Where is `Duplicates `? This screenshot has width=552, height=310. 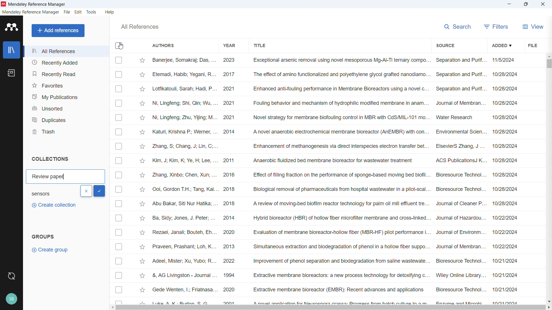
Duplicates  is located at coordinates (66, 119).